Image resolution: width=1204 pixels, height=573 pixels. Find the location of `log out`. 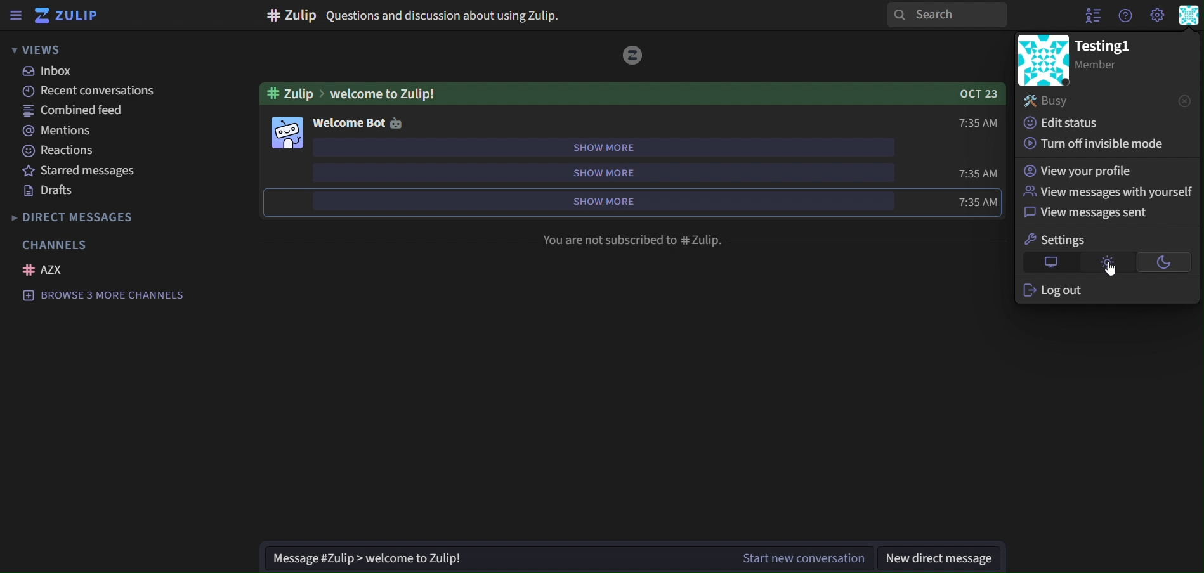

log out is located at coordinates (1055, 291).